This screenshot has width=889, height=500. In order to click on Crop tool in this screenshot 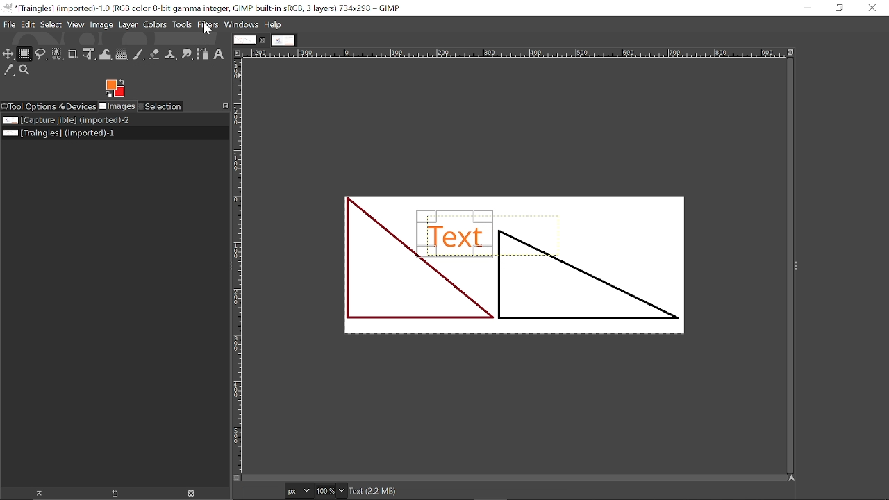, I will do `click(74, 55)`.